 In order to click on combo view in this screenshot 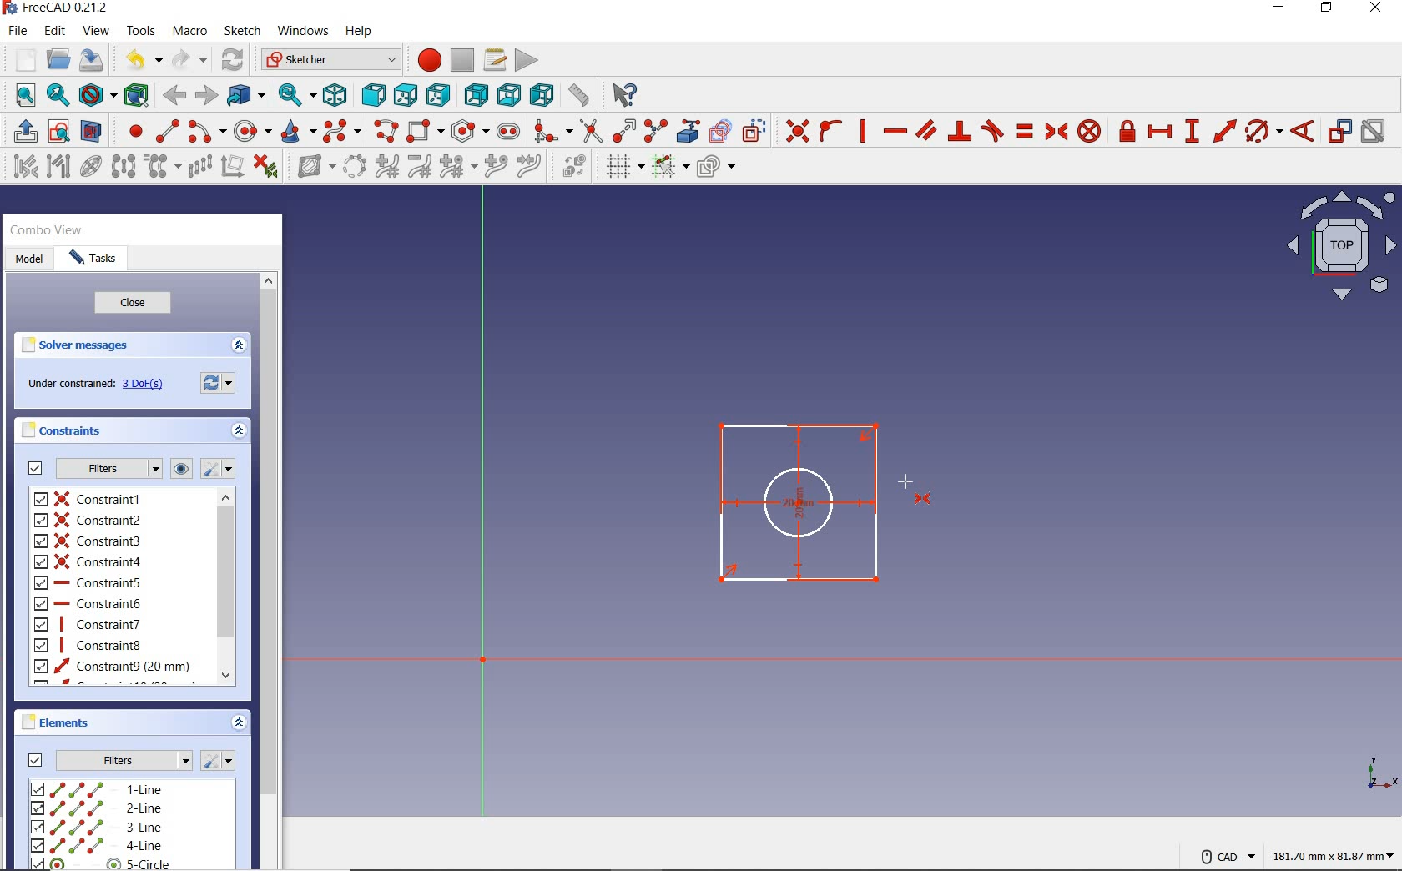, I will do `click(45, 229)`.